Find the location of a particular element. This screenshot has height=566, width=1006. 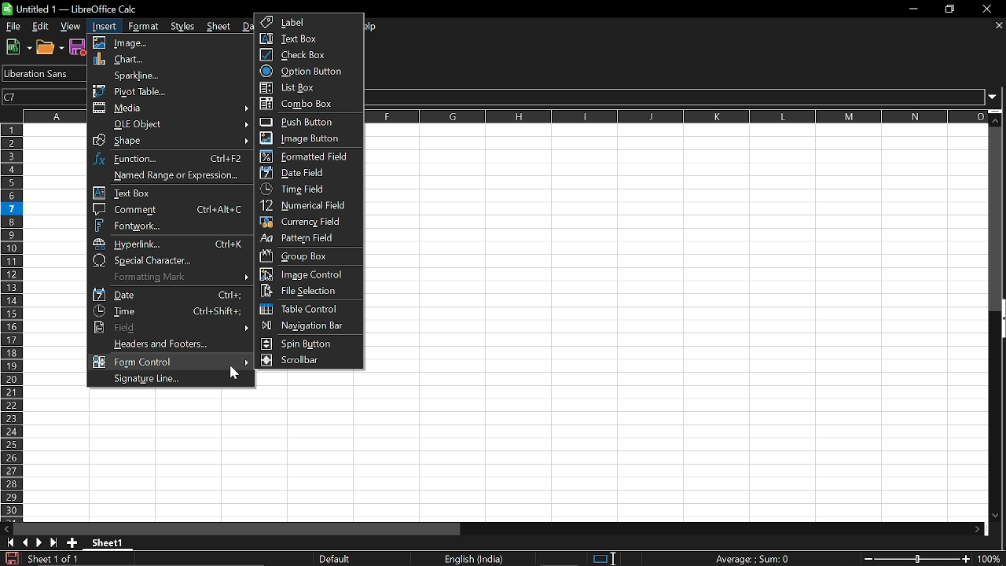

Push button is located at coordinates (306, 122).